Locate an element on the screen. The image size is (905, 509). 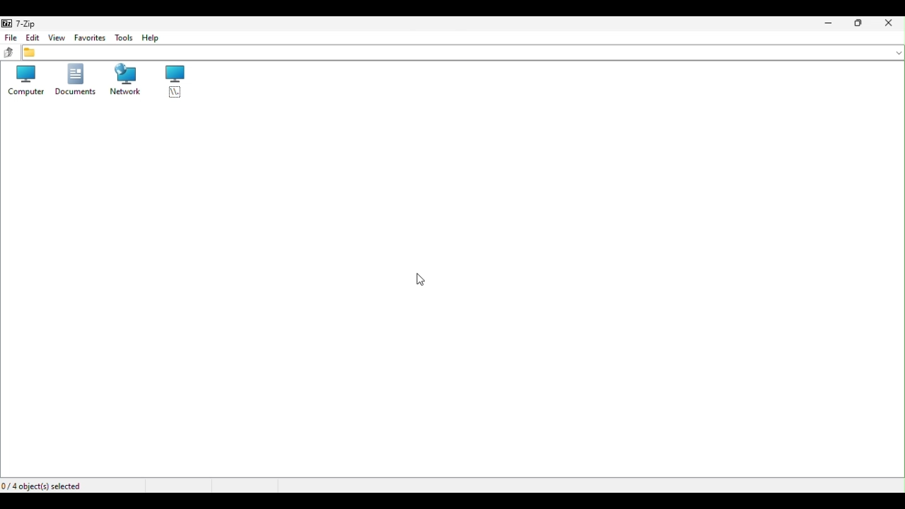
up is located at coordinates (11, 54).